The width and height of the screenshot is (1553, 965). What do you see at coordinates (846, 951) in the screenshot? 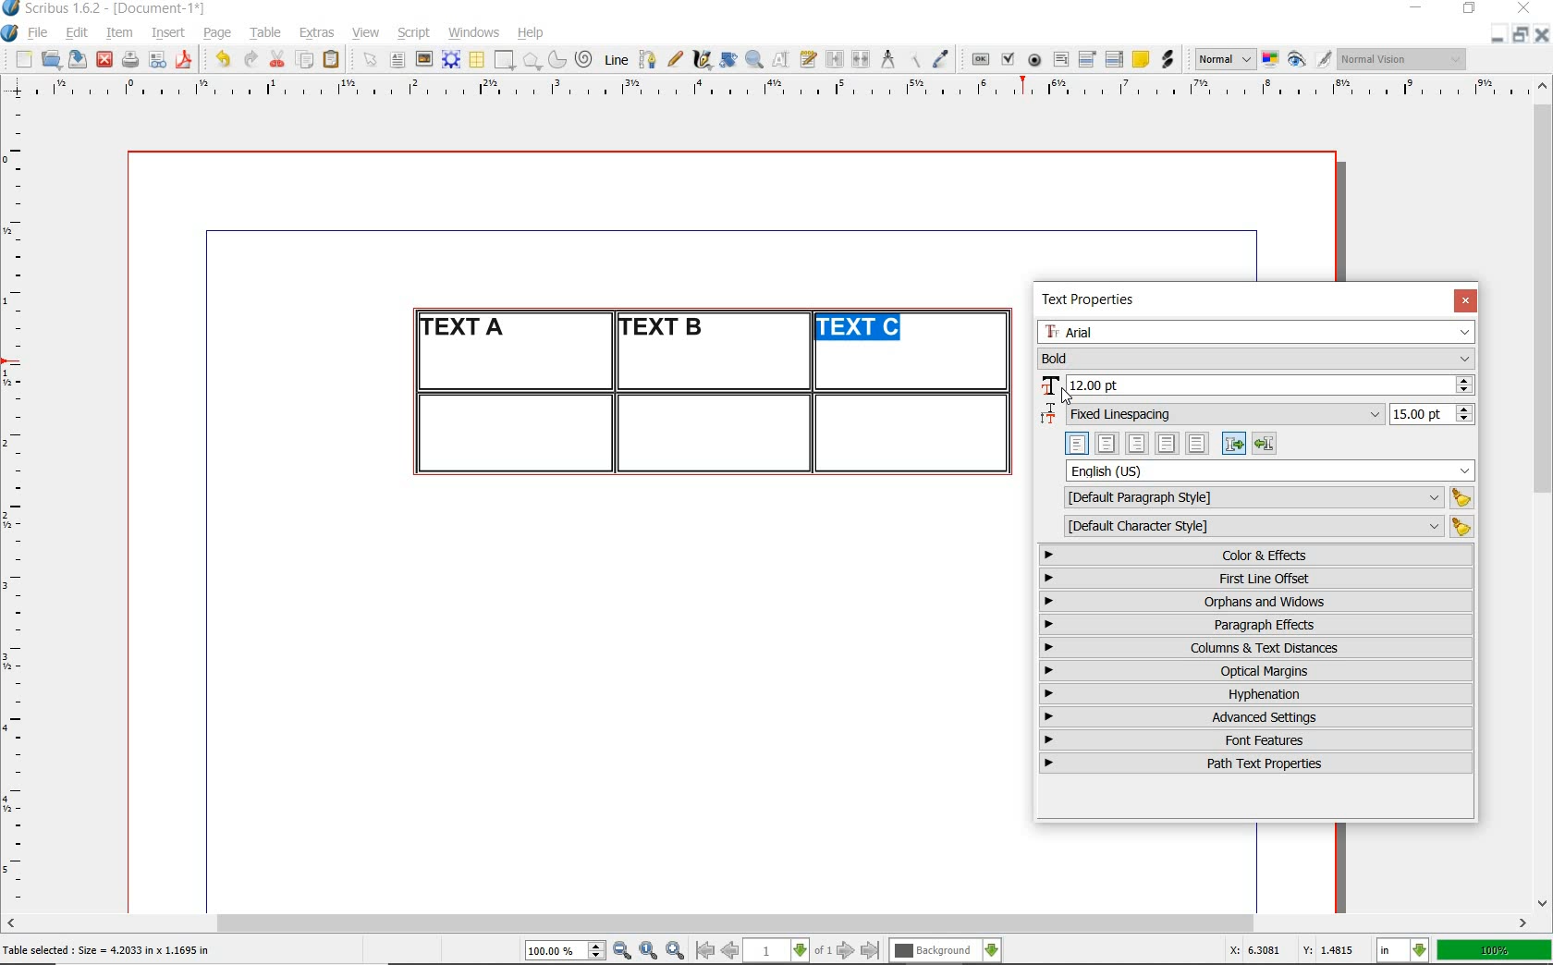
I see `go to next page` at bounding box center [846, 951].